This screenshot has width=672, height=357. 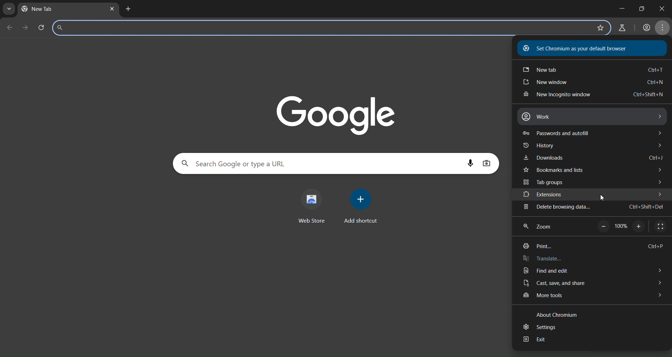 I want to click on history, so click(x=592, y=146).